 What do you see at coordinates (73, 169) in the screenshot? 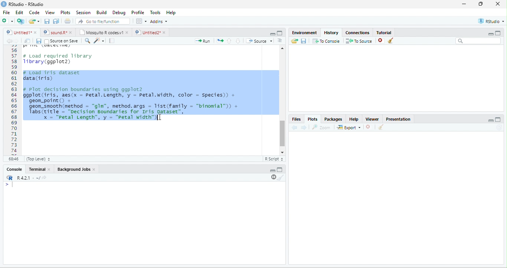
I see `Background Jobs` at bounding box center [73, 169].